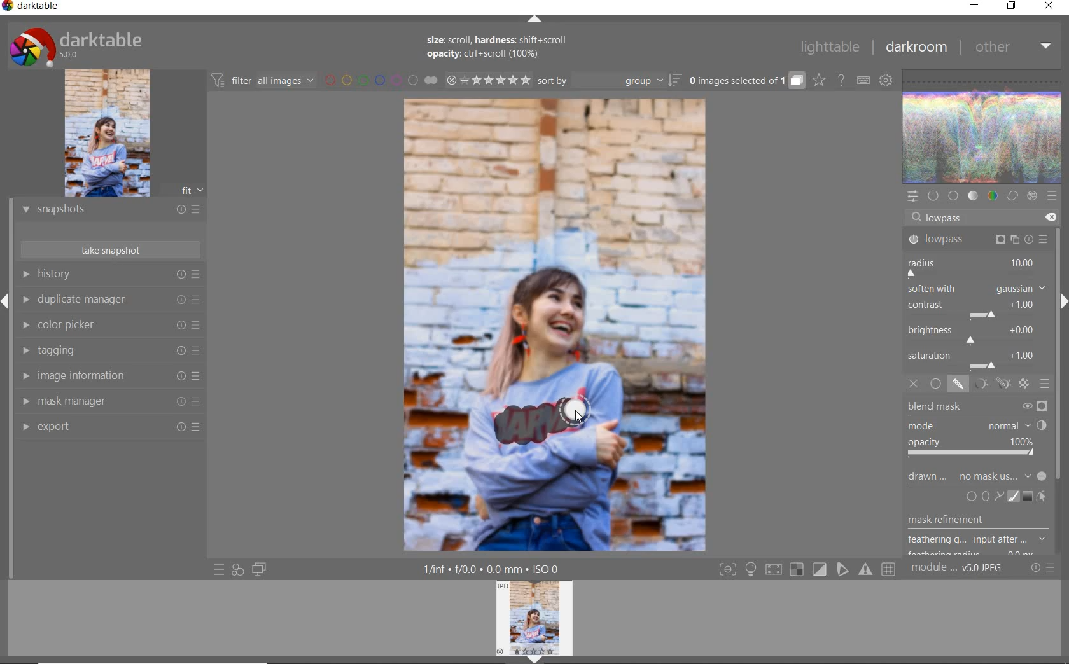 The width and height of the screenshot is (1069, 664). I want to click on radius, so click(972, 266).